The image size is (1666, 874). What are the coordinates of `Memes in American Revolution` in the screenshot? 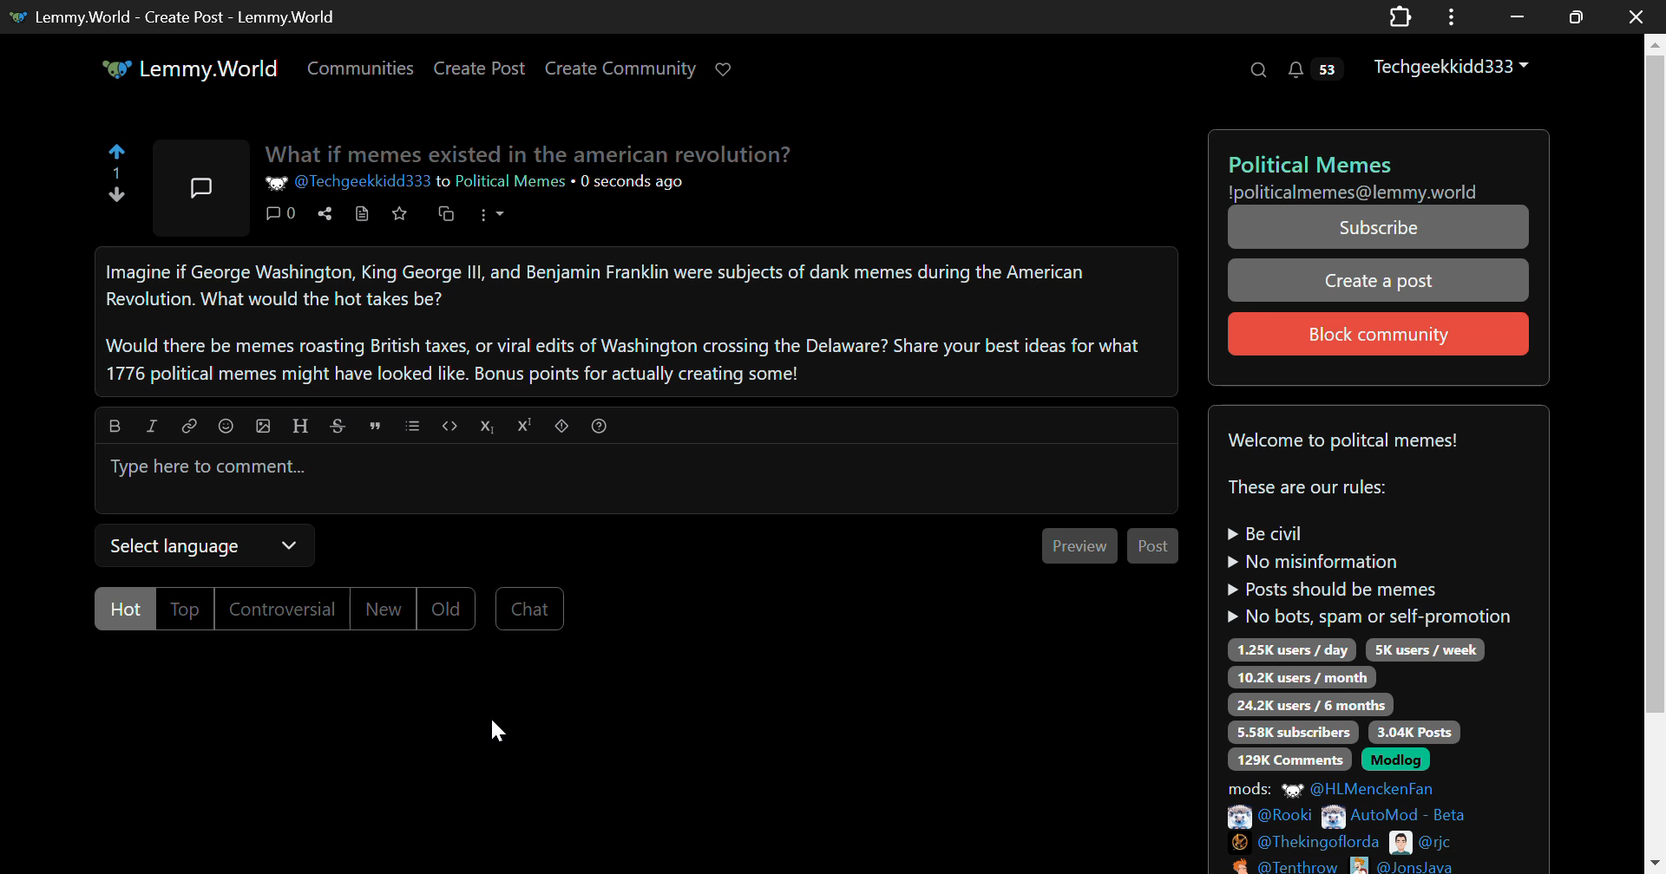 It's located at (630, 321).